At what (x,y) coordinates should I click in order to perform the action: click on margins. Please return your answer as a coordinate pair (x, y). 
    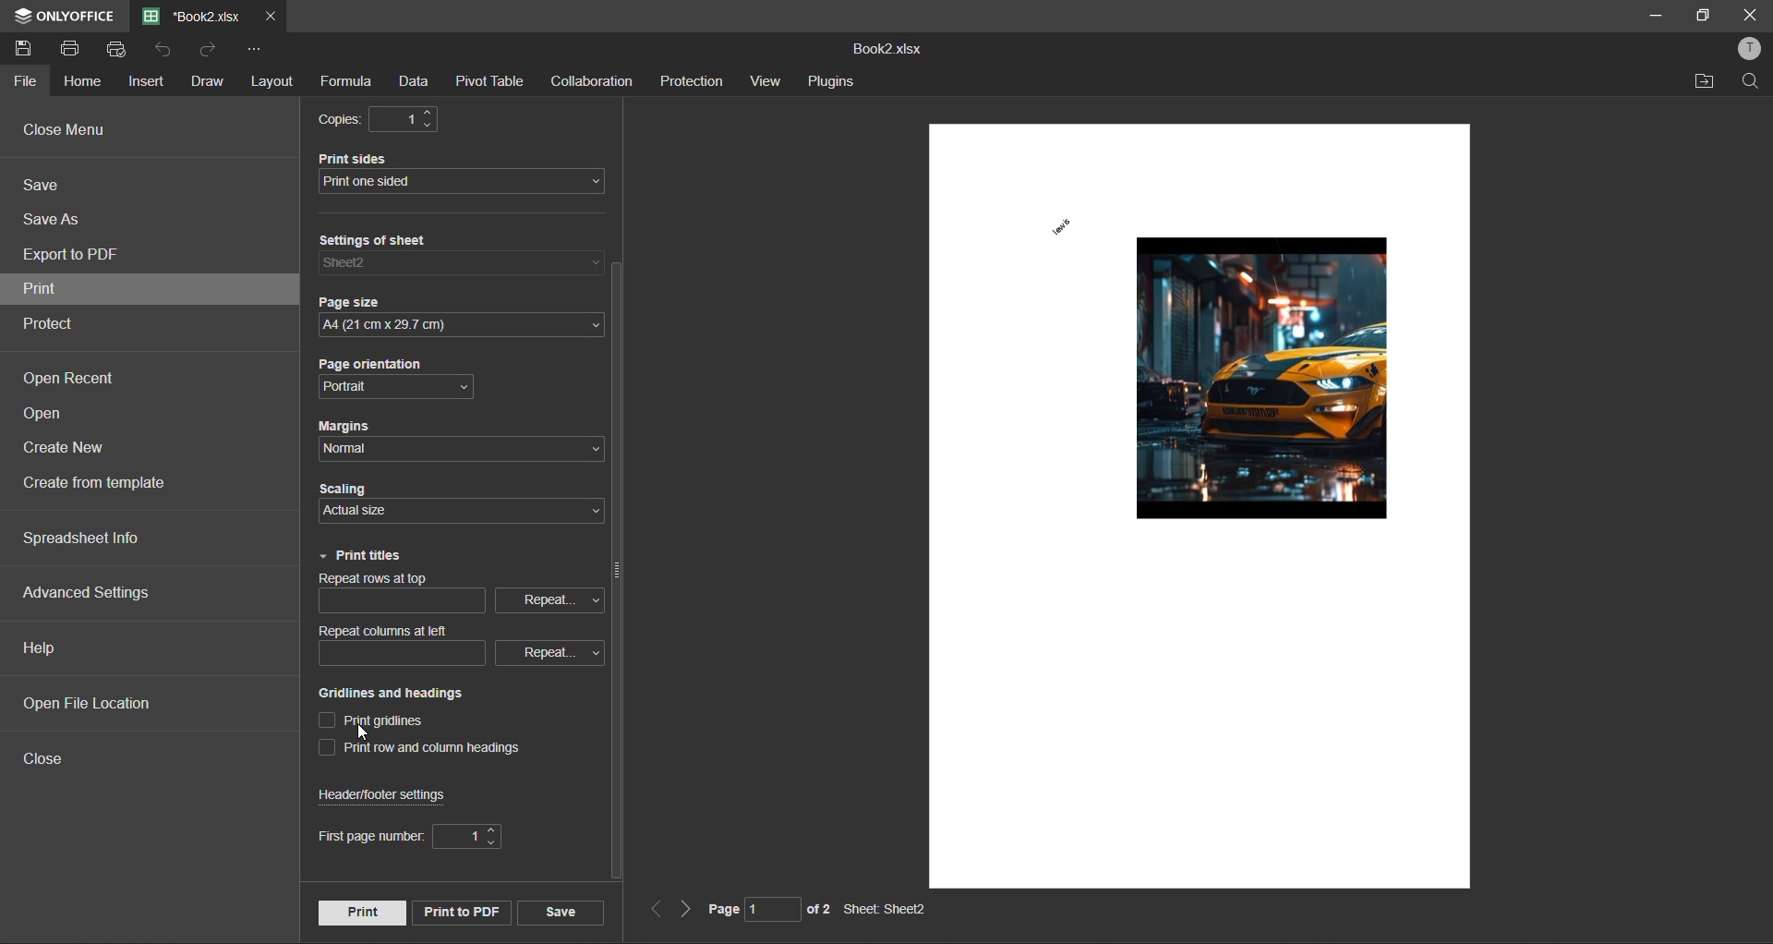
    Looking at the image, I should click on (347, 427).